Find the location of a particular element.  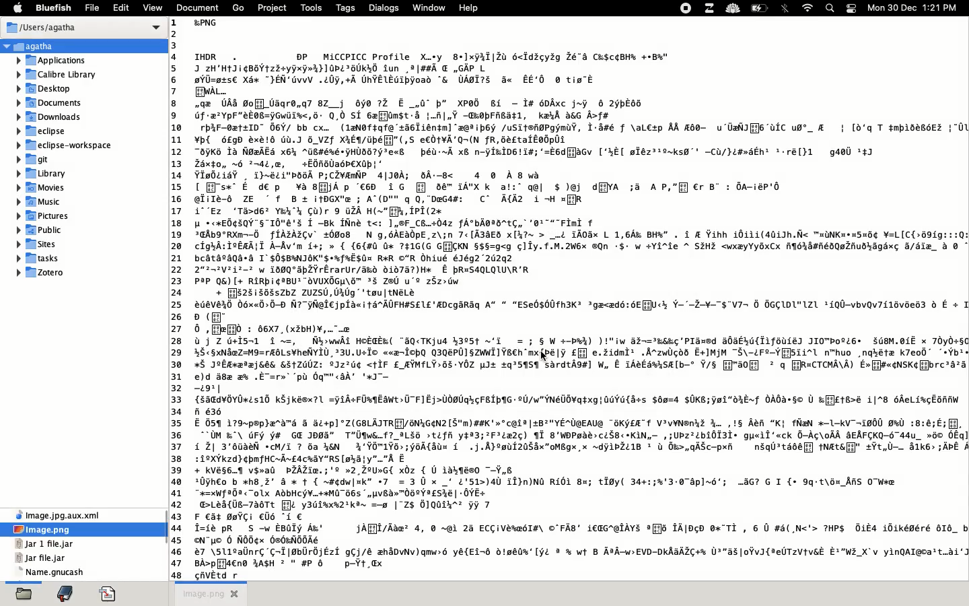

view is located at coordinates (154, 9).